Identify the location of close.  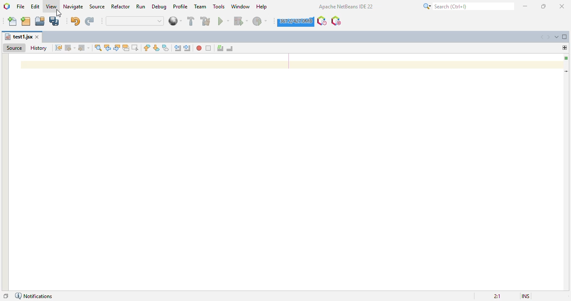
(562, 6).